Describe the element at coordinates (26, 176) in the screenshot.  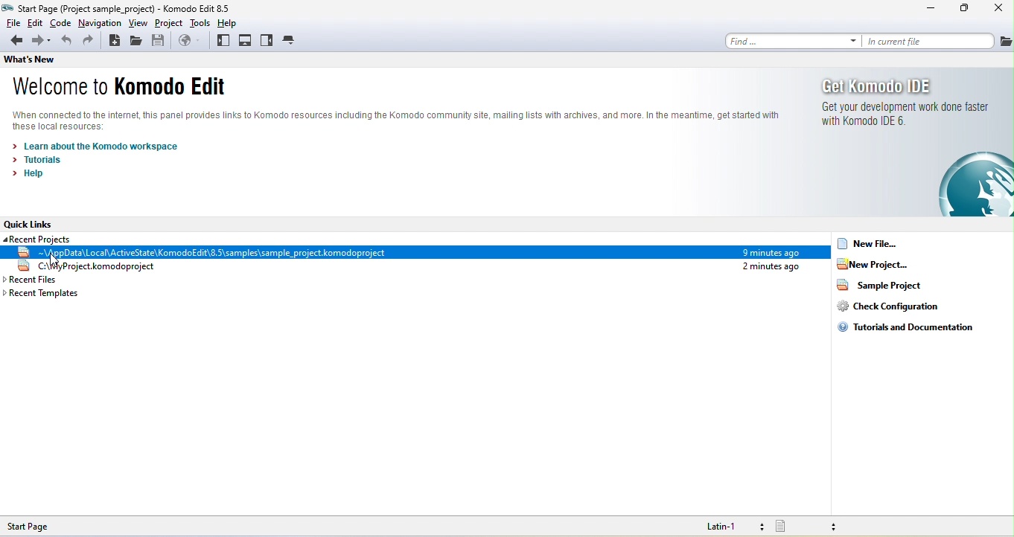
I see `help` at that location.